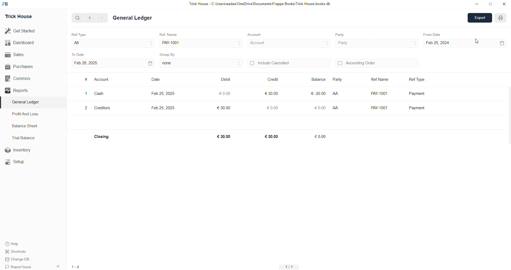  Describe the element at coordinates (21, 151) in the screenshot. I see `Inventory` at that location.